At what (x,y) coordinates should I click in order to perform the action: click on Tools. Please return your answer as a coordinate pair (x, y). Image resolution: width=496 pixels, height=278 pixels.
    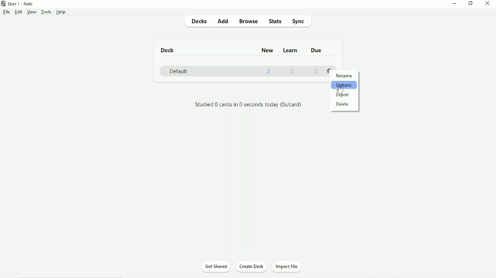
    Looking at the image, I should click on (46, 12).